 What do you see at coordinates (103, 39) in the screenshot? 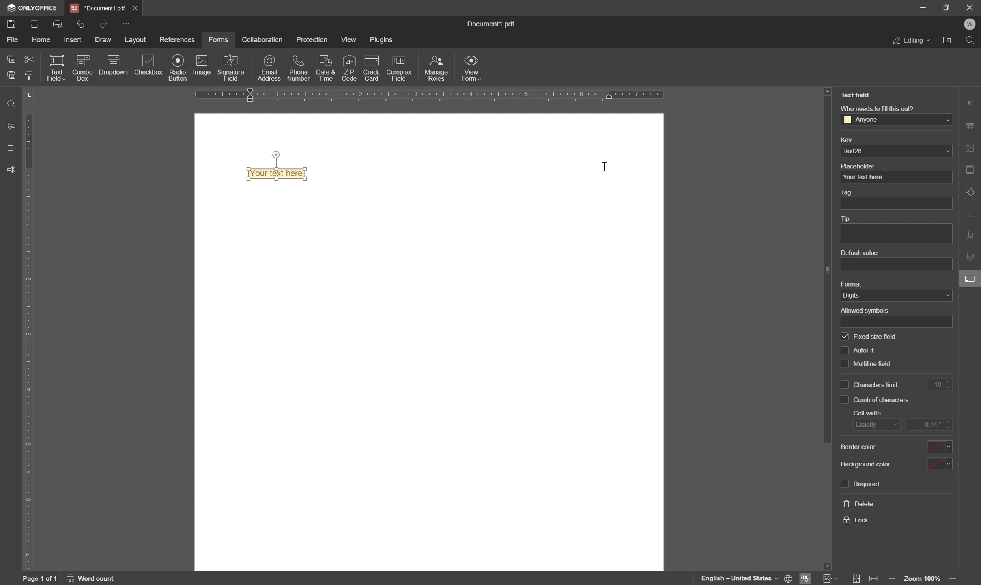
I see `draw` at bounding box center [103, 39].